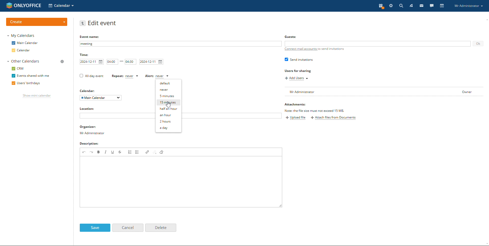 The width and height of the screenshot is (489, 246). I want to click on all-day event, so click(92, 76).